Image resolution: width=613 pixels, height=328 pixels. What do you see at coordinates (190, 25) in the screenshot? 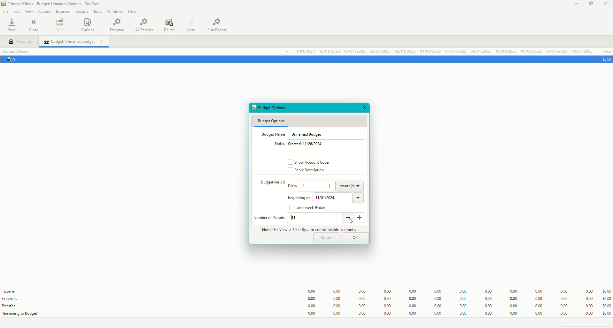
I see `Notes` at bounding box center [190, 25].